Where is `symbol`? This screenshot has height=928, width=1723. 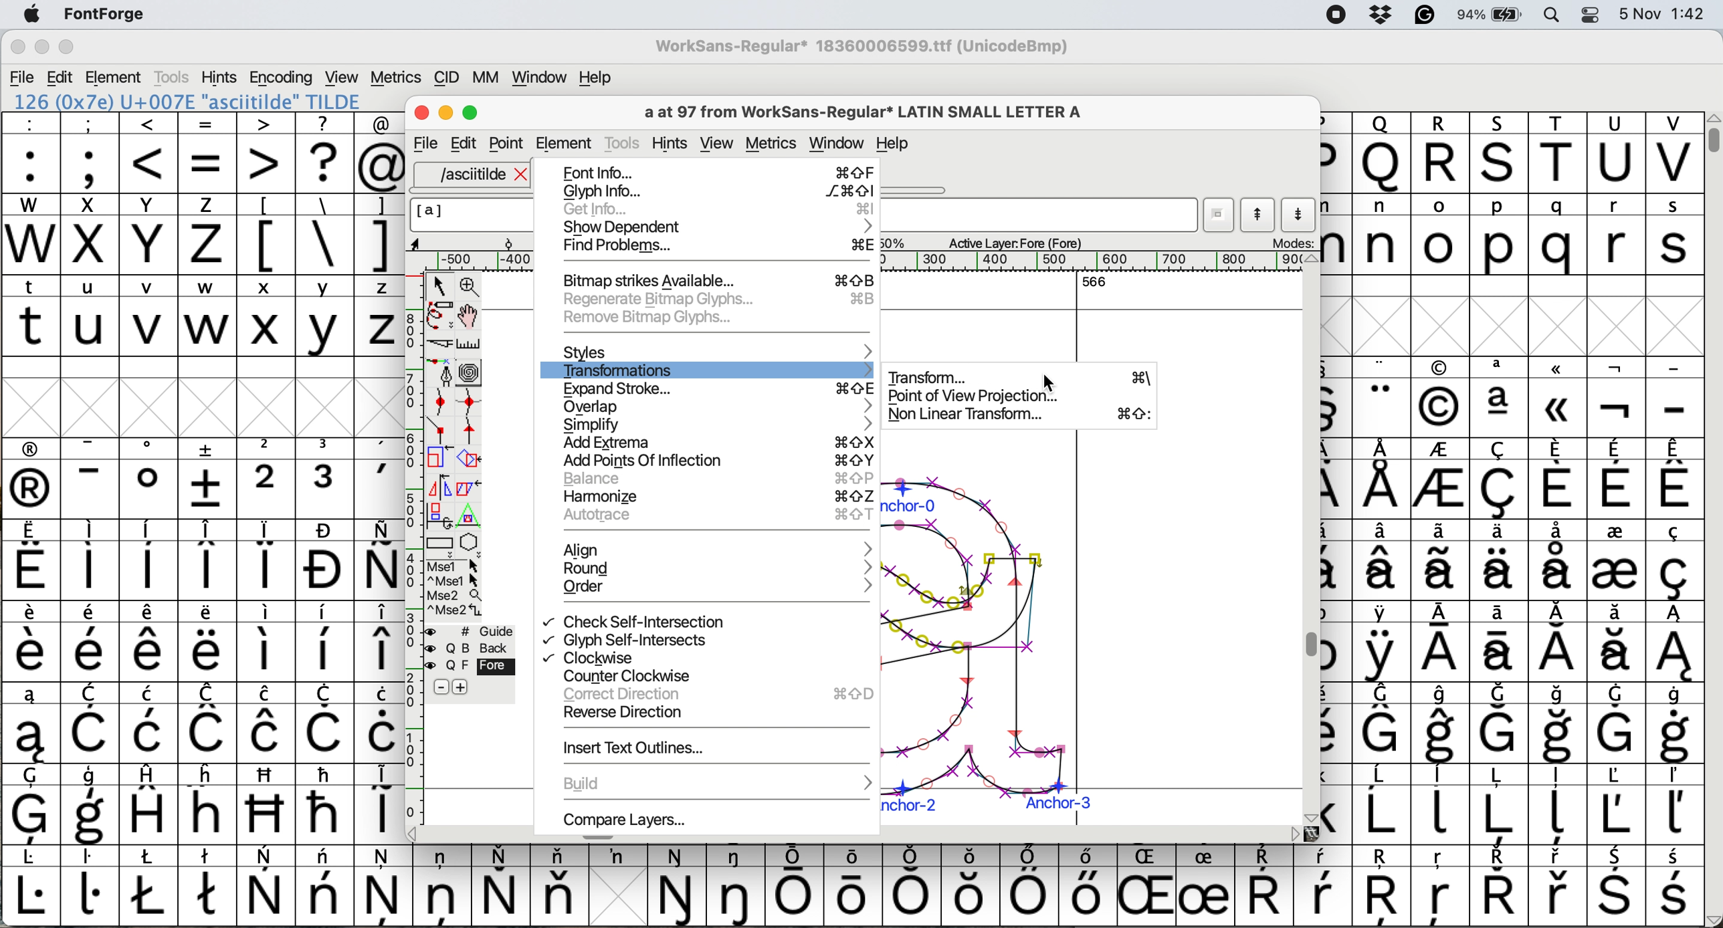 symbol is located at coordinates (1676, 887).